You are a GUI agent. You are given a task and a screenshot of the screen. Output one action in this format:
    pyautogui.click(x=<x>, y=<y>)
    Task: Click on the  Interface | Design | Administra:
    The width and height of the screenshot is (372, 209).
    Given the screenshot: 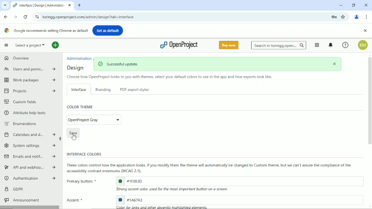 What is the action you would take?
    pyautogui.click(x=38, y=5)
    